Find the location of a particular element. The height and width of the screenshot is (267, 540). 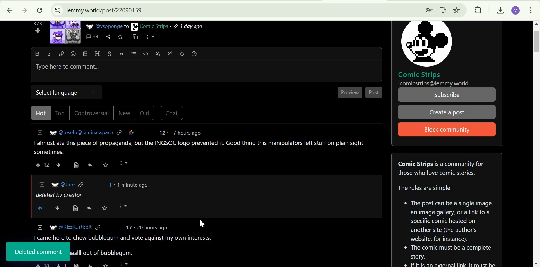

Type here to comment is located at coordinates (205, 71).